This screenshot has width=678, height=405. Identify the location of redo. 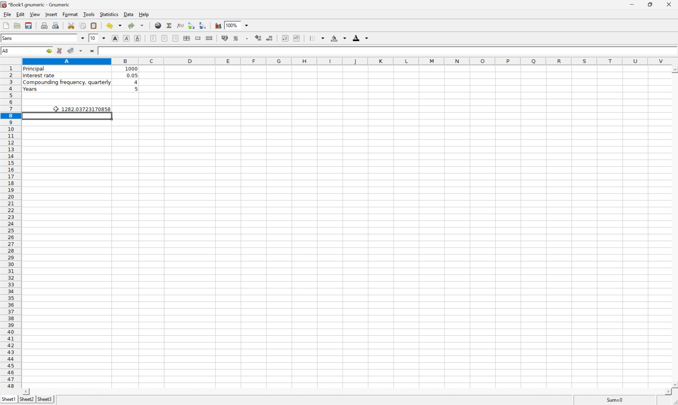
(136, 25).